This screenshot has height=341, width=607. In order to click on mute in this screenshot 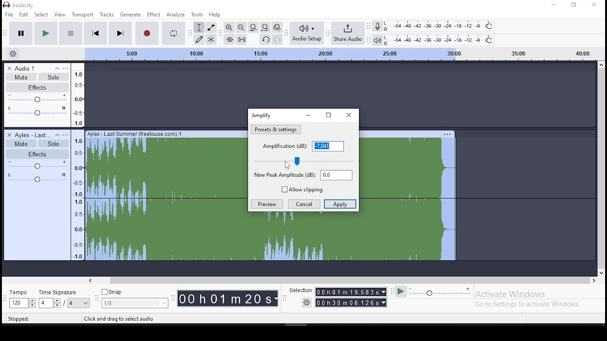, I will do `click(20, 143)`.